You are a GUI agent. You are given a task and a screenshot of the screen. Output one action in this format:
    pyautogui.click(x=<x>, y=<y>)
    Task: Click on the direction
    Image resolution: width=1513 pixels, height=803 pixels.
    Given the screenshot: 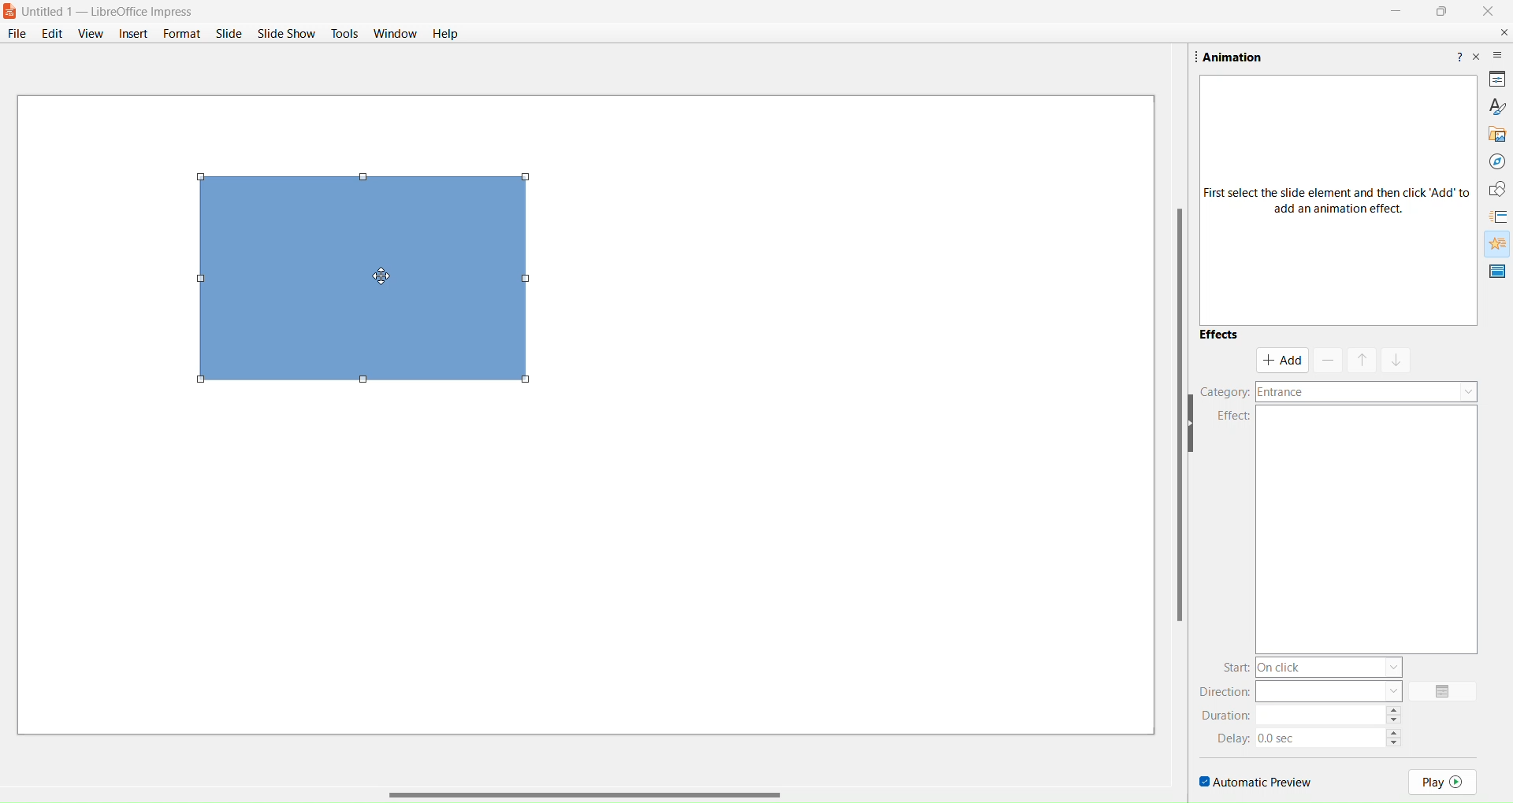 What is the action you would take?
    pyautogui.click(x=1221, y=692)
    